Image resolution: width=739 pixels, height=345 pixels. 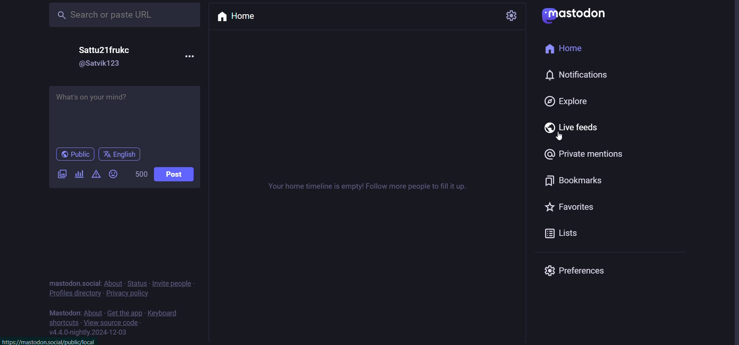 What do you see at coordinates (370, 186) in the screenshot?
I see `Your home timeline is empty! Follow more people to fill it up.` at bounding box center [370, 186].